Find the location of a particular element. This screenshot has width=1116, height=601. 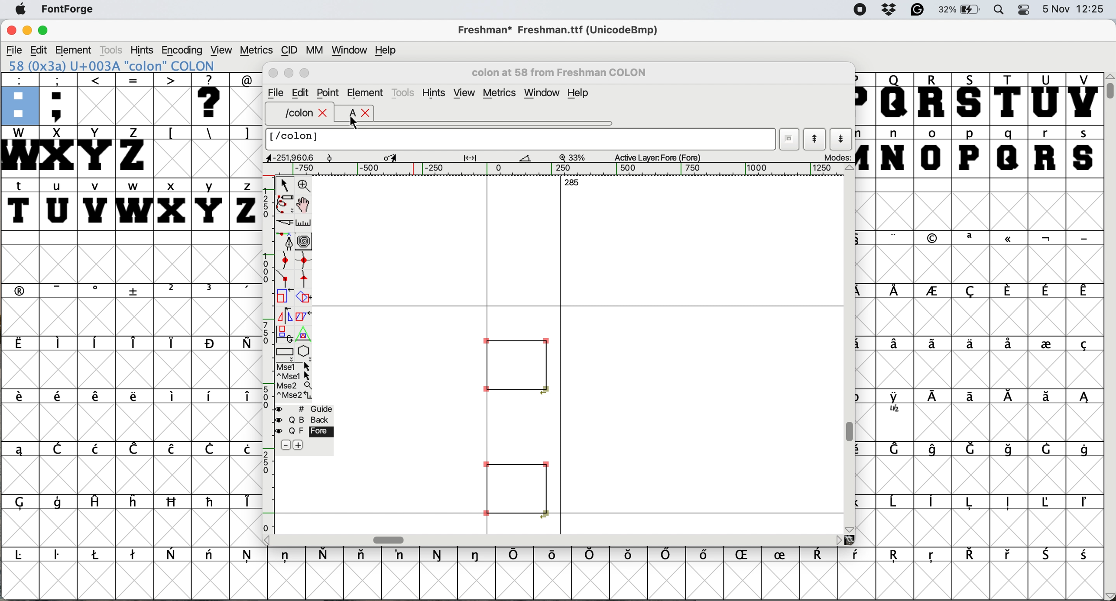

@ is located at coordinates (245, 78).